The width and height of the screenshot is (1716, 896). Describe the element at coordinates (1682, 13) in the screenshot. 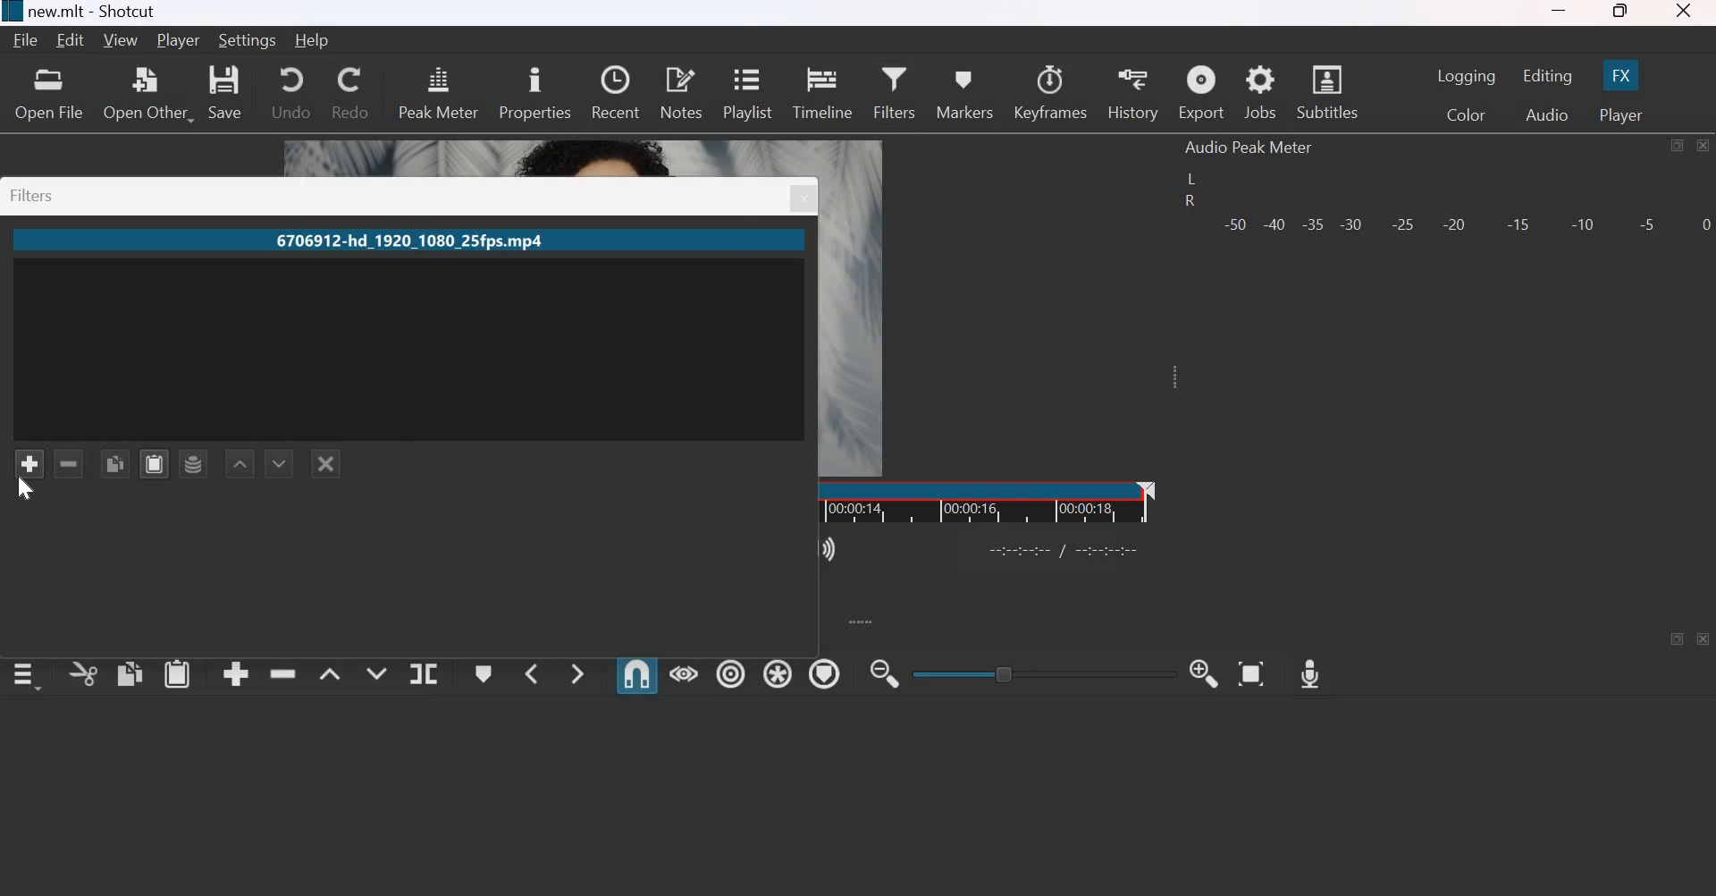

I see `close` at that location.